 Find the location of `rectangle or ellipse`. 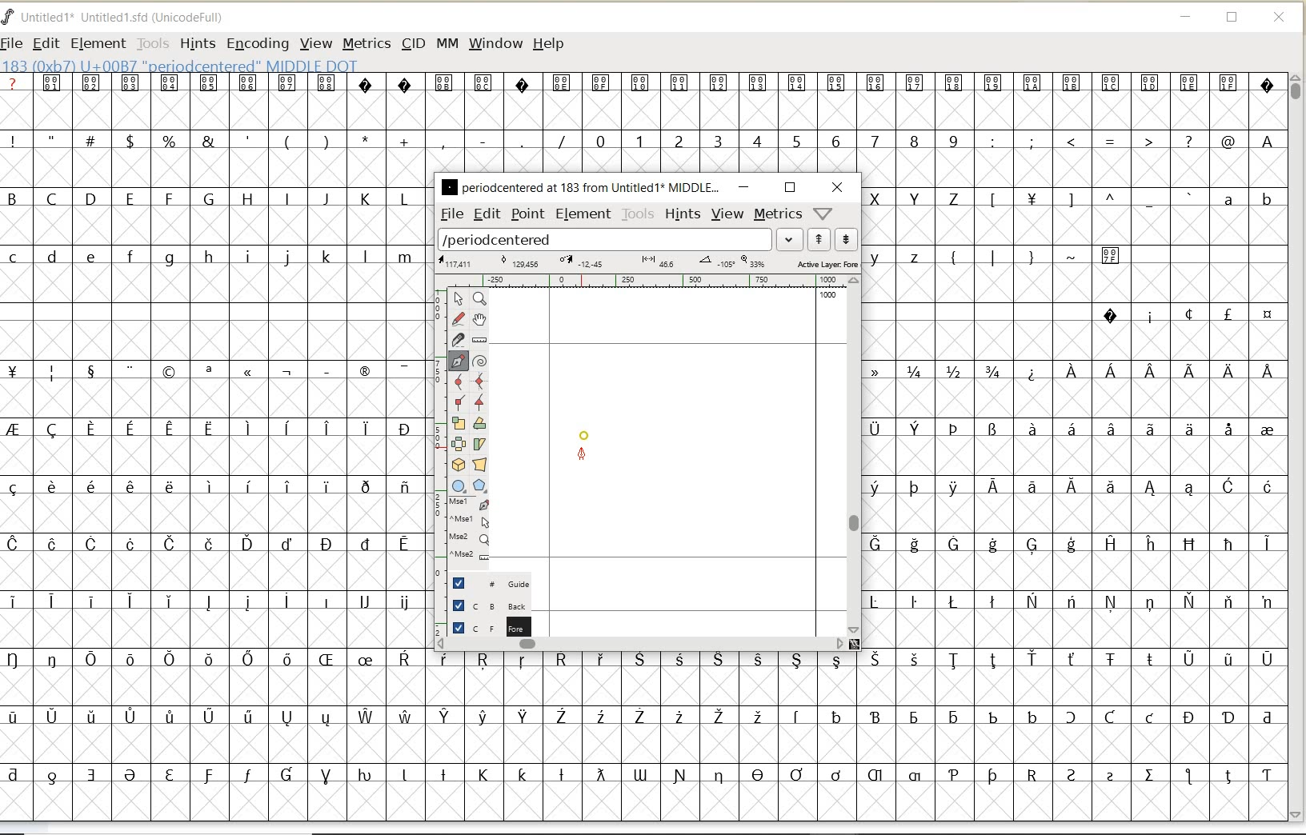

rectangle or ellipse is located at coordinates (459, 485).